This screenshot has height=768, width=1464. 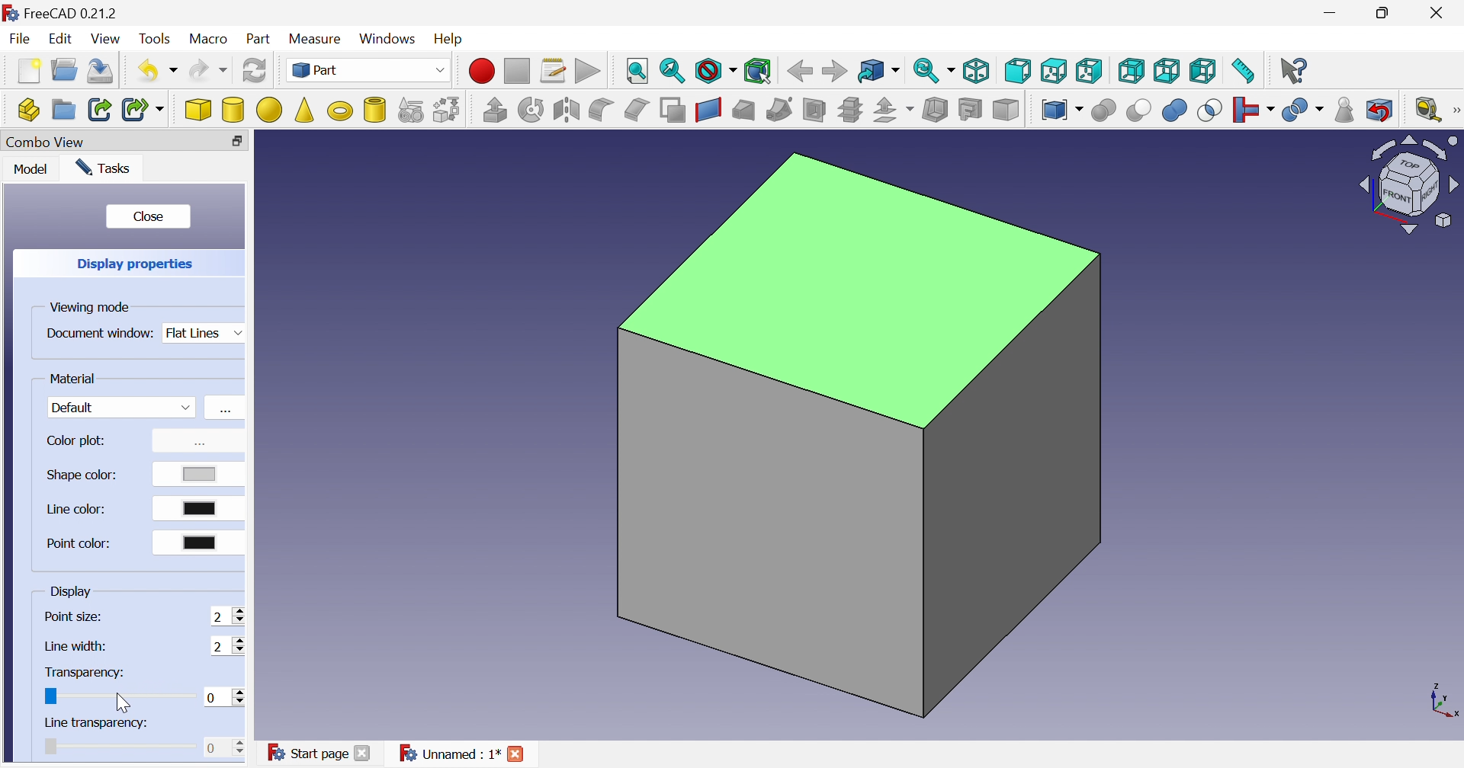 What do you see at coordinates (223, 411) in the screenshot?
I see `Material properties` at bounding box center [223, 411].